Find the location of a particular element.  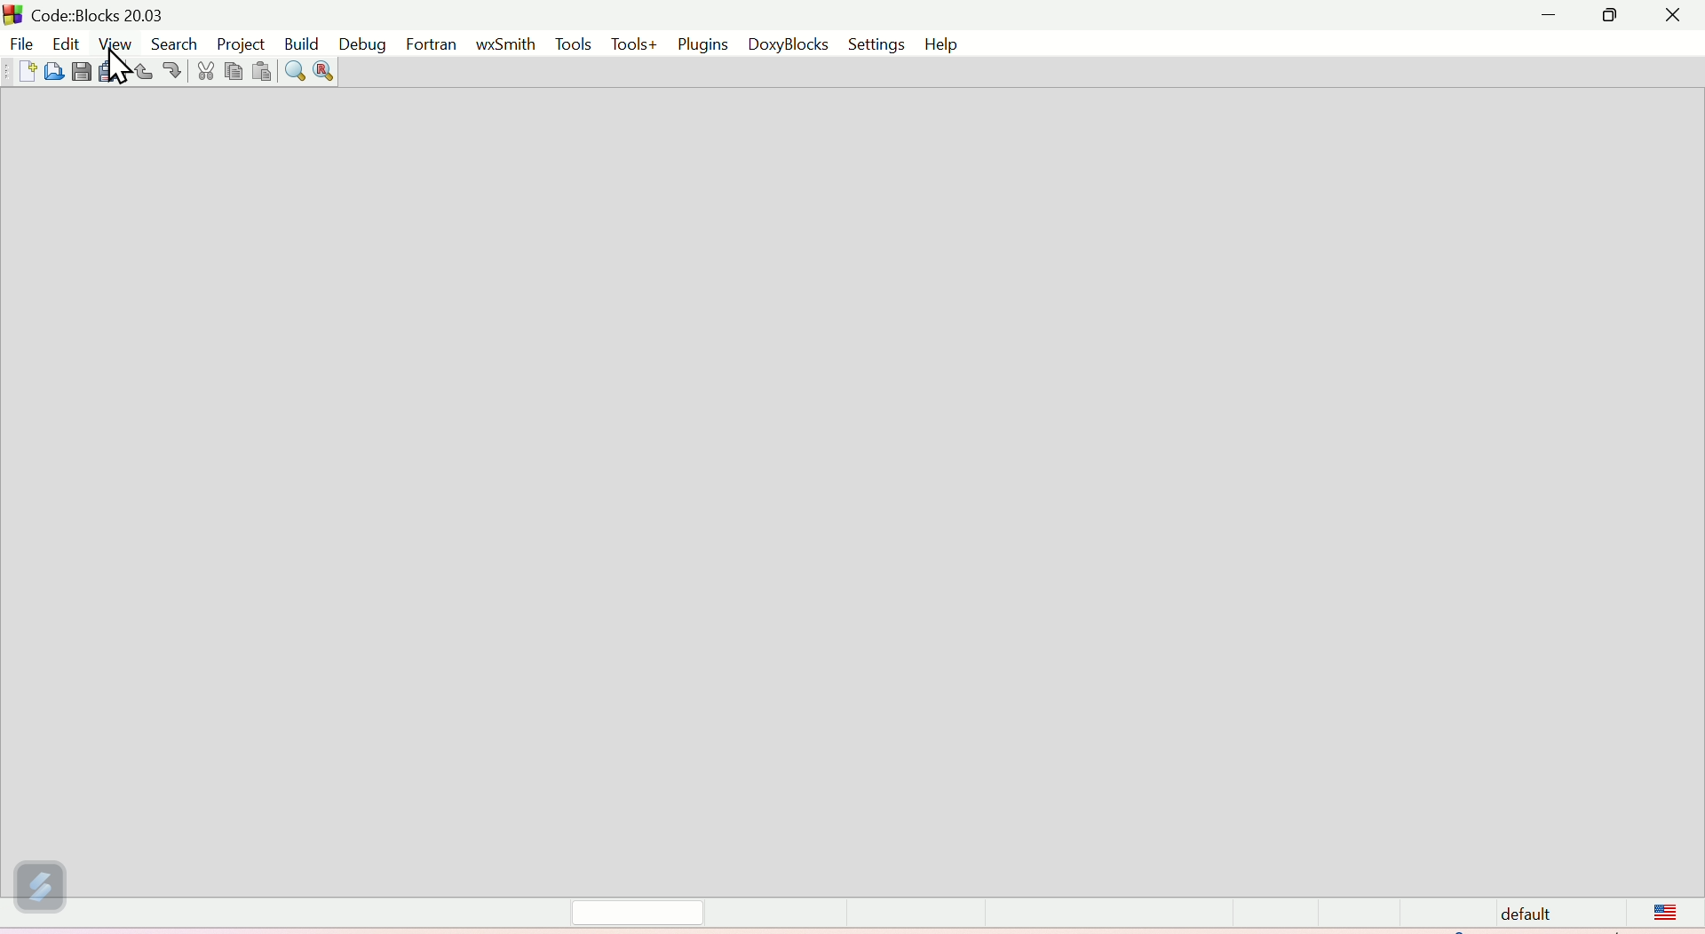

Plugins is located at coordinates (703, 44).